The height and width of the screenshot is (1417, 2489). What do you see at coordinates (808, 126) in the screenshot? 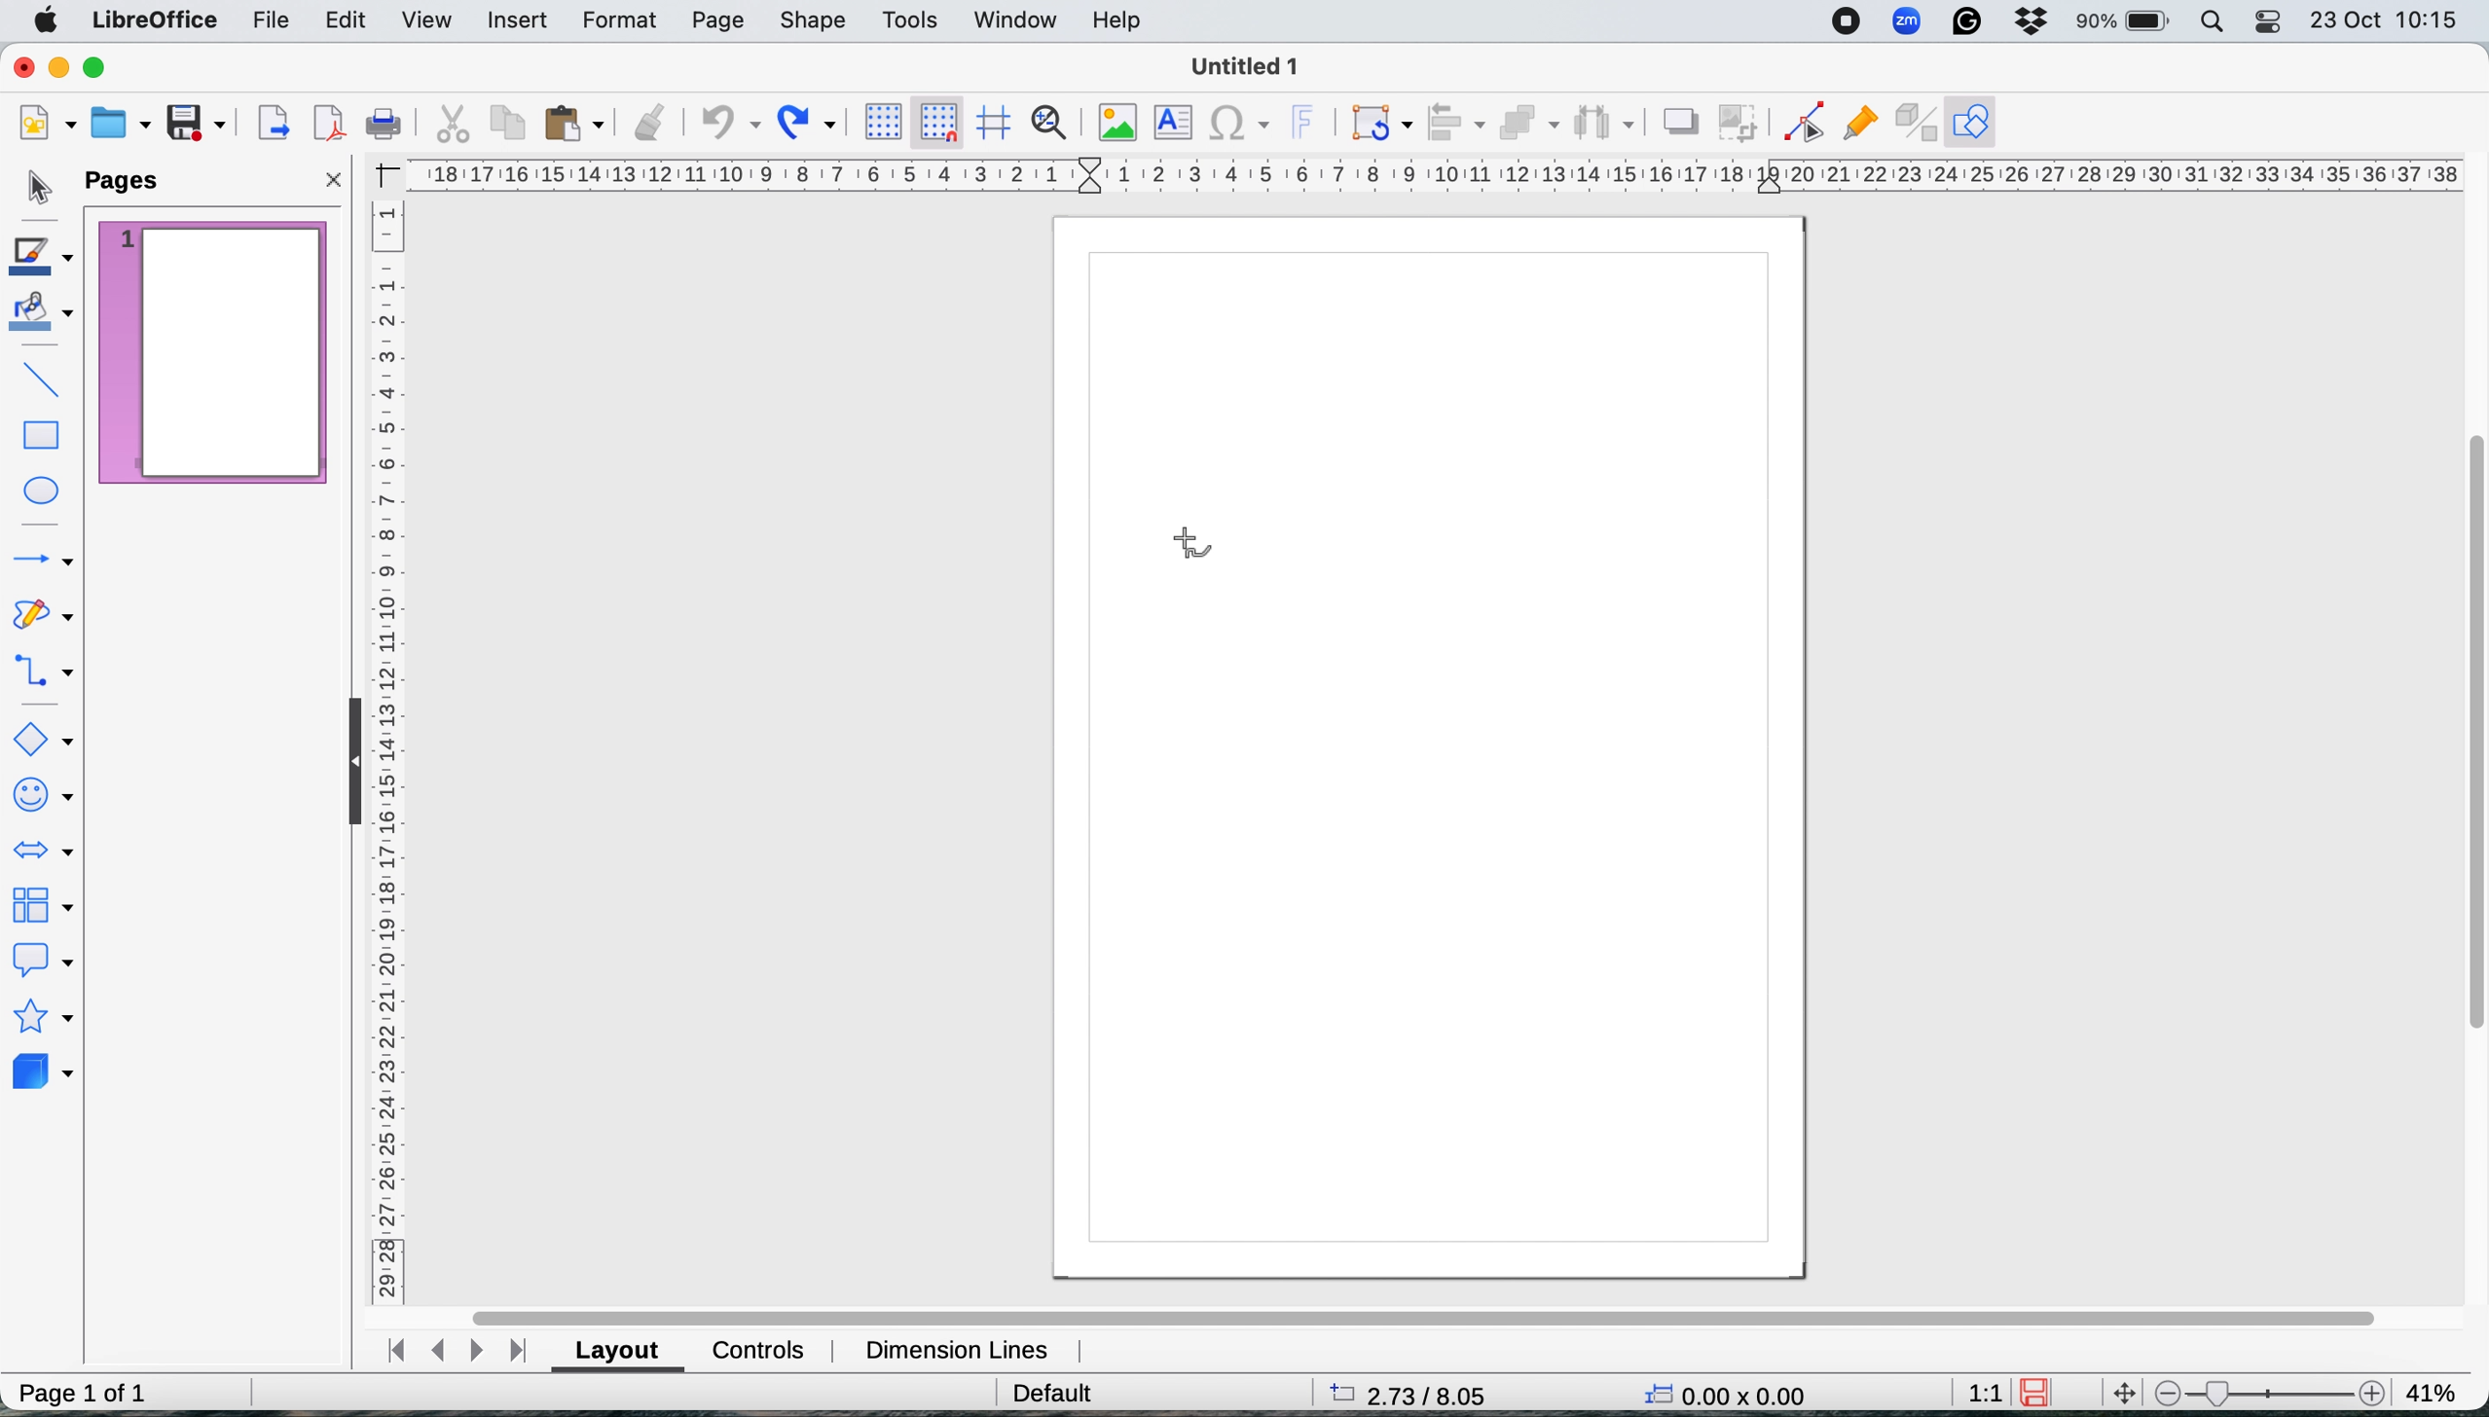
I see `redo` at bounding box center [808, 126].